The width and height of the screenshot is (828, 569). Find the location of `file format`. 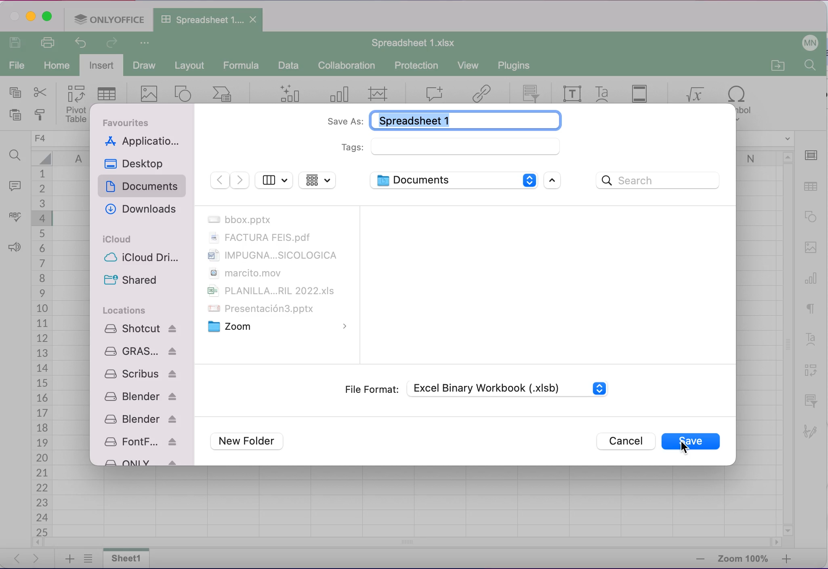

file format is located at coordinates (370, 389).